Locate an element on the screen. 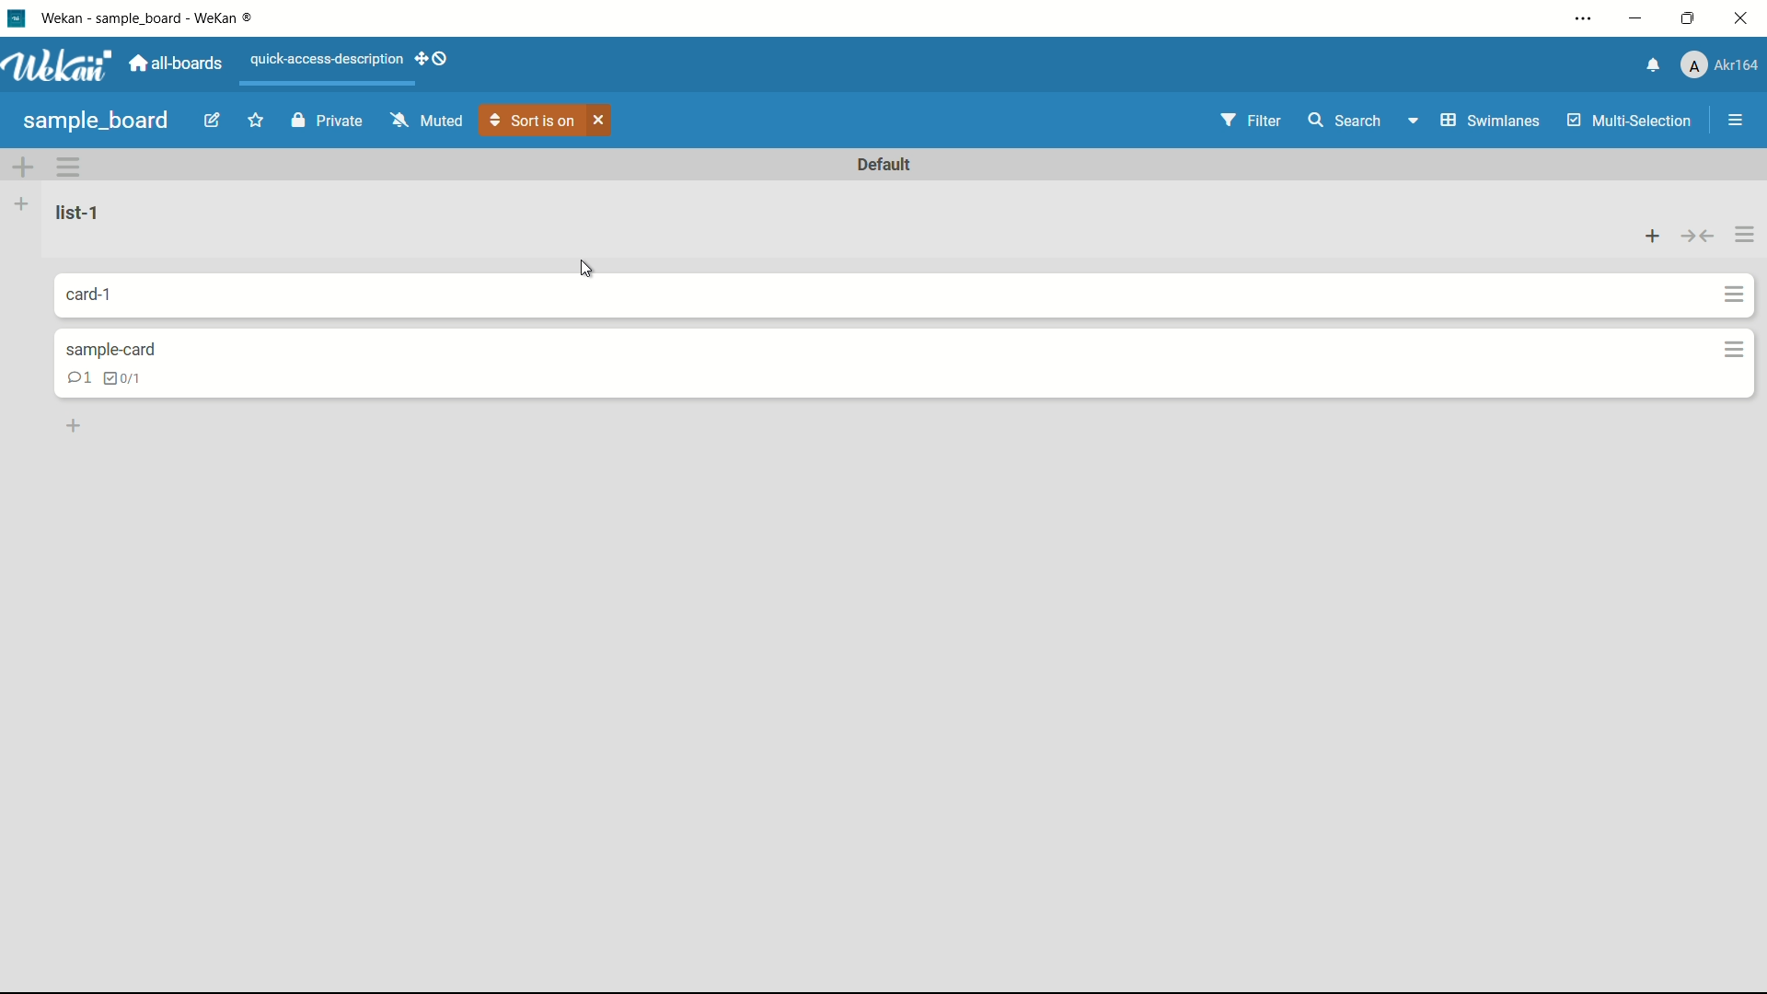  swimlanes is located at coordinates (1470, 120).